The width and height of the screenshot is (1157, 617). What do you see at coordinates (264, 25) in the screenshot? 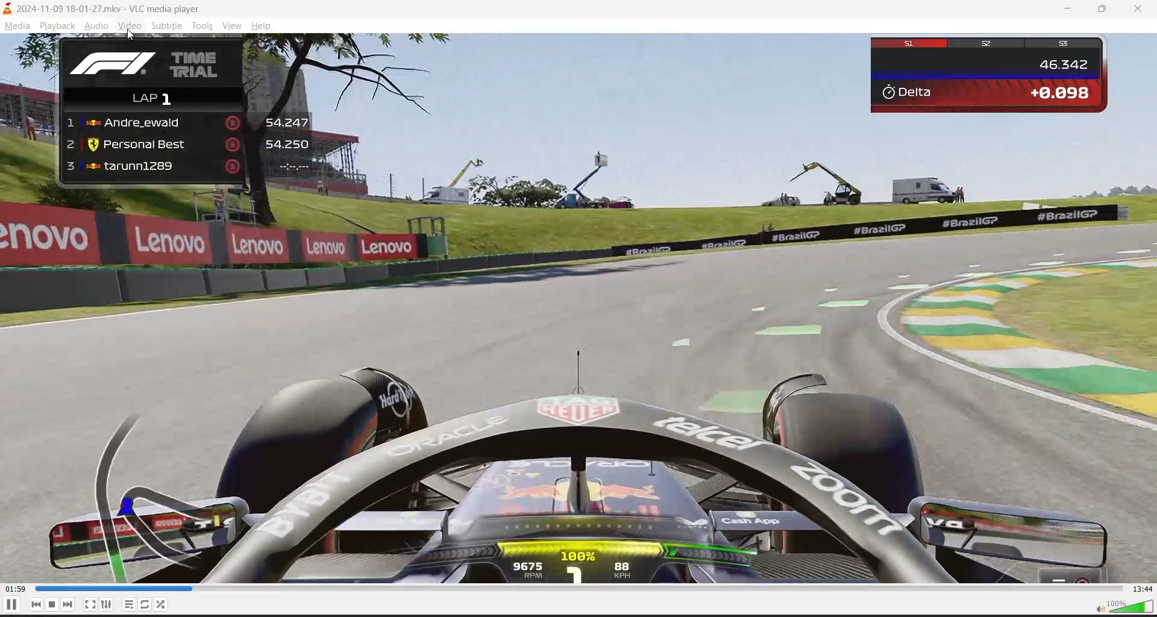
I see `help` at bounding box center [264, 25].